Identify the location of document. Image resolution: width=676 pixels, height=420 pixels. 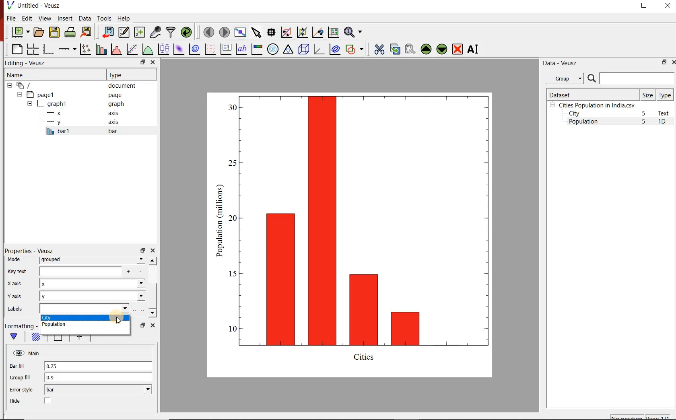
(74, 85).